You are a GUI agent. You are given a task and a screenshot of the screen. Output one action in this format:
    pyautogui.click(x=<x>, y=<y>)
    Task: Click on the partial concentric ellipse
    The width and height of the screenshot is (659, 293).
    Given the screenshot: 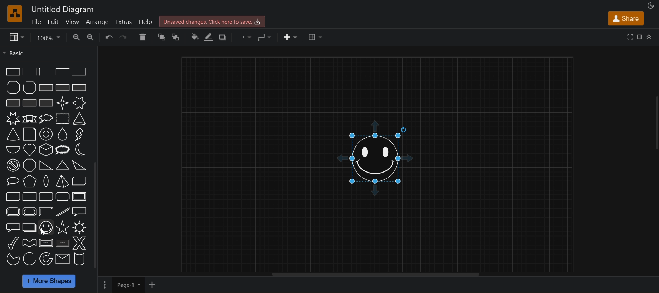 What is the action you would take?
    pyautogui.click(x=46, y=259)
    